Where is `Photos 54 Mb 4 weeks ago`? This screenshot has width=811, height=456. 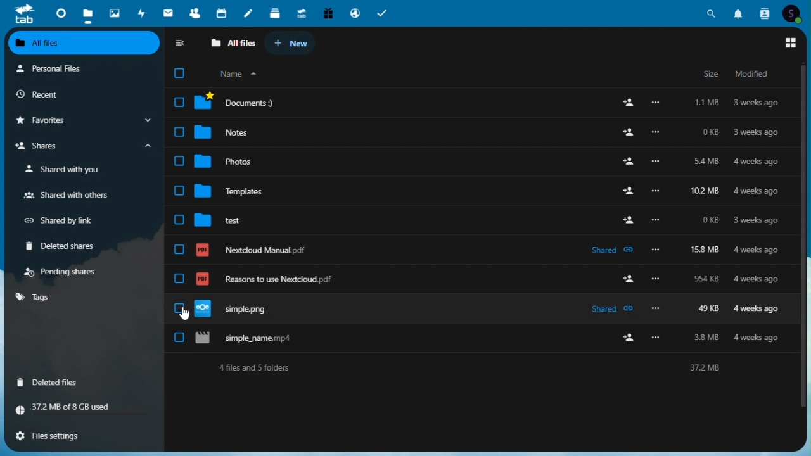
Photos 54 Mb 4 weeks ago is located at coordinates (481, 158).